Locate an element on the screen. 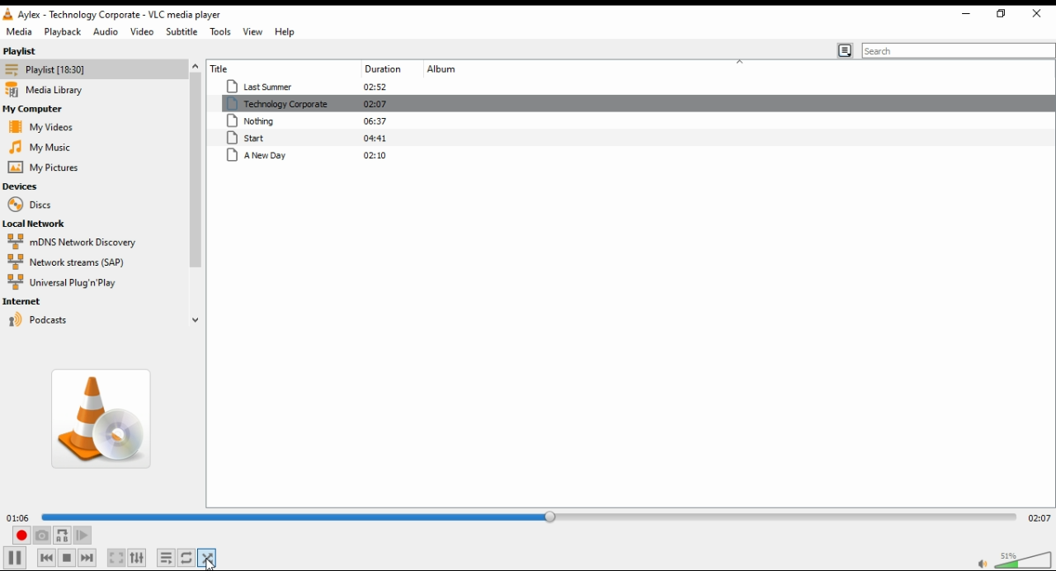 This screenshot has height=571, width=1056. my pictures is located at coordinates (48, 168).